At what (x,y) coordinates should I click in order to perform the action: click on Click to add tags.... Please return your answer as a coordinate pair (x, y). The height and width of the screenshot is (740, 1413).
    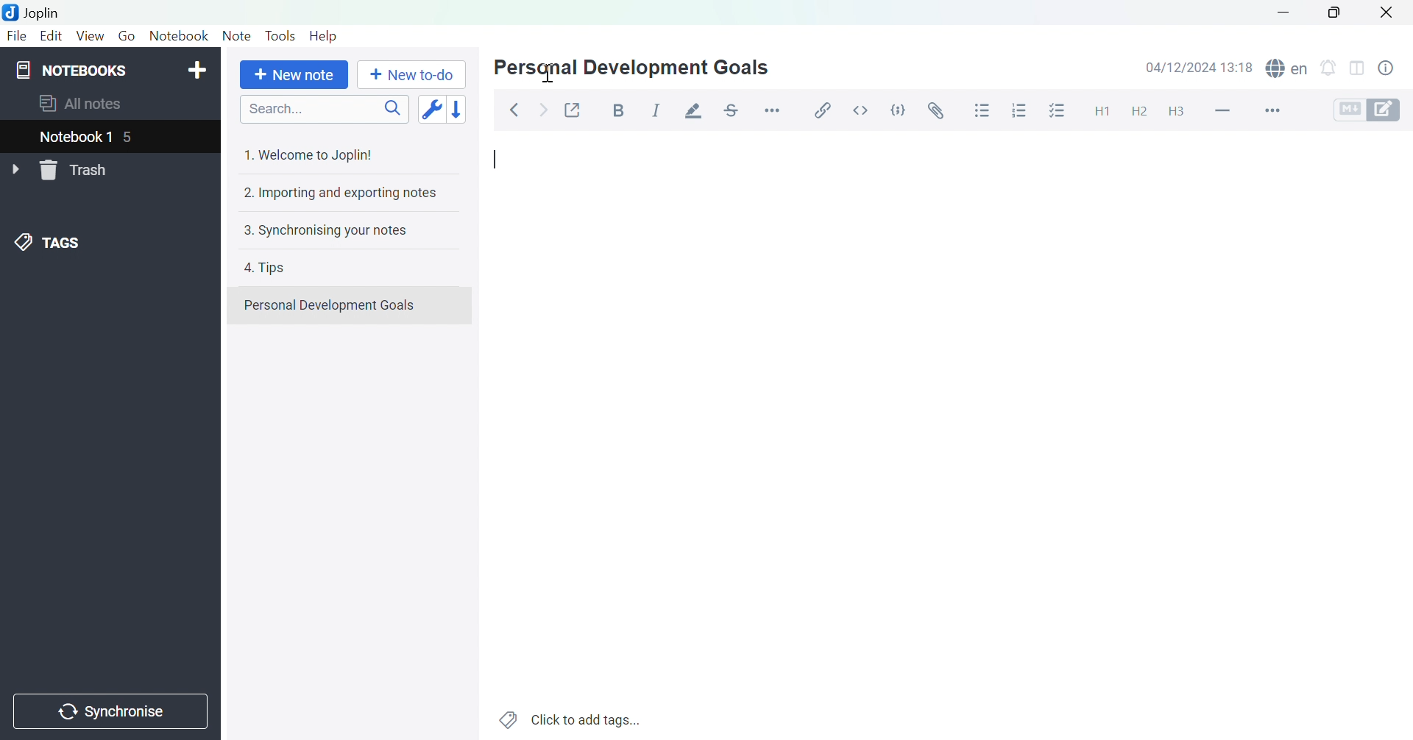
    Looking at the image, I should click on (570, 719).